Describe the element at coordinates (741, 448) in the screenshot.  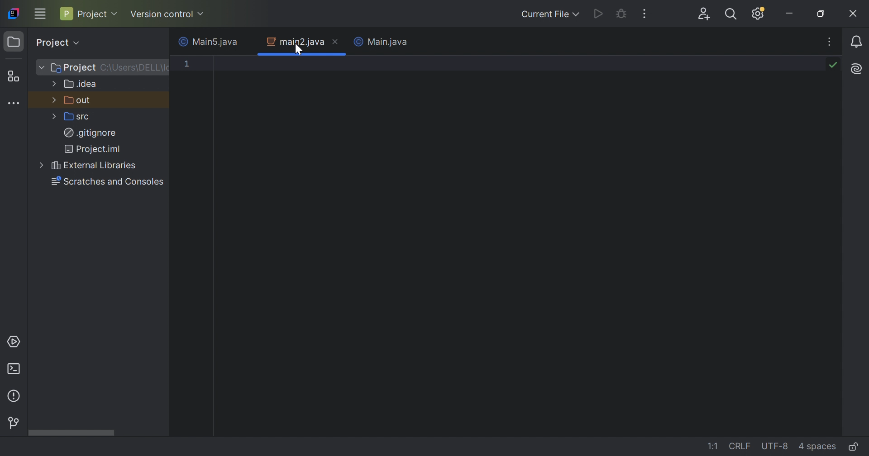
I see `CRLF` at that location.